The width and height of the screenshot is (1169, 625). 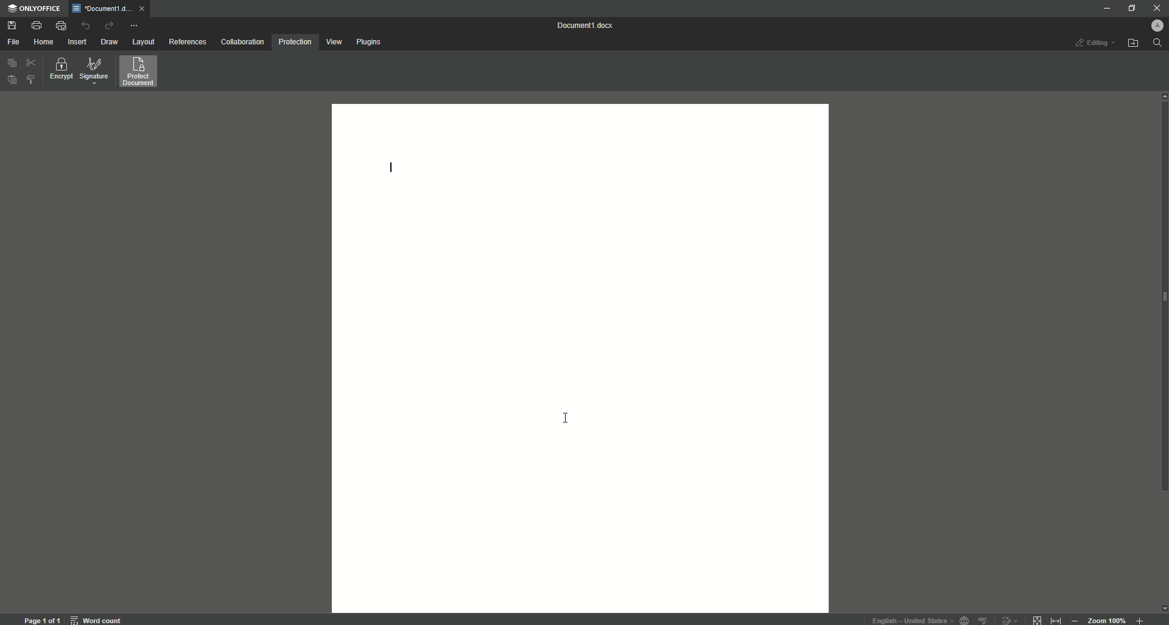 I want to click on text language, so click(x=911, y=620).